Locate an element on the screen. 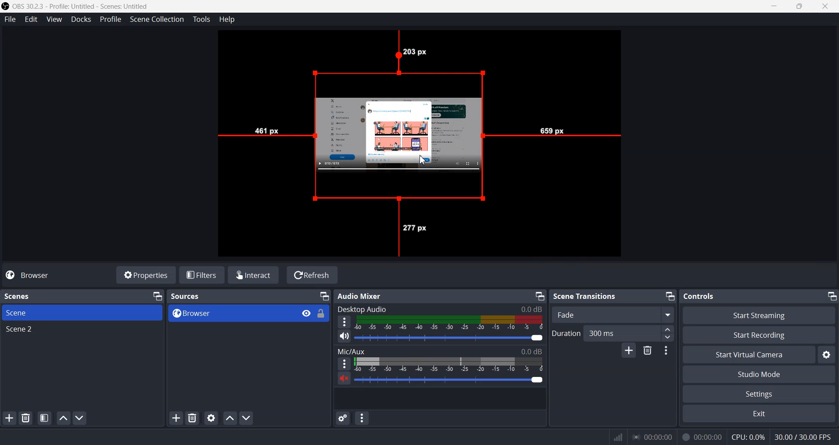  Remove selected scene is located at coordinates (26, 419).